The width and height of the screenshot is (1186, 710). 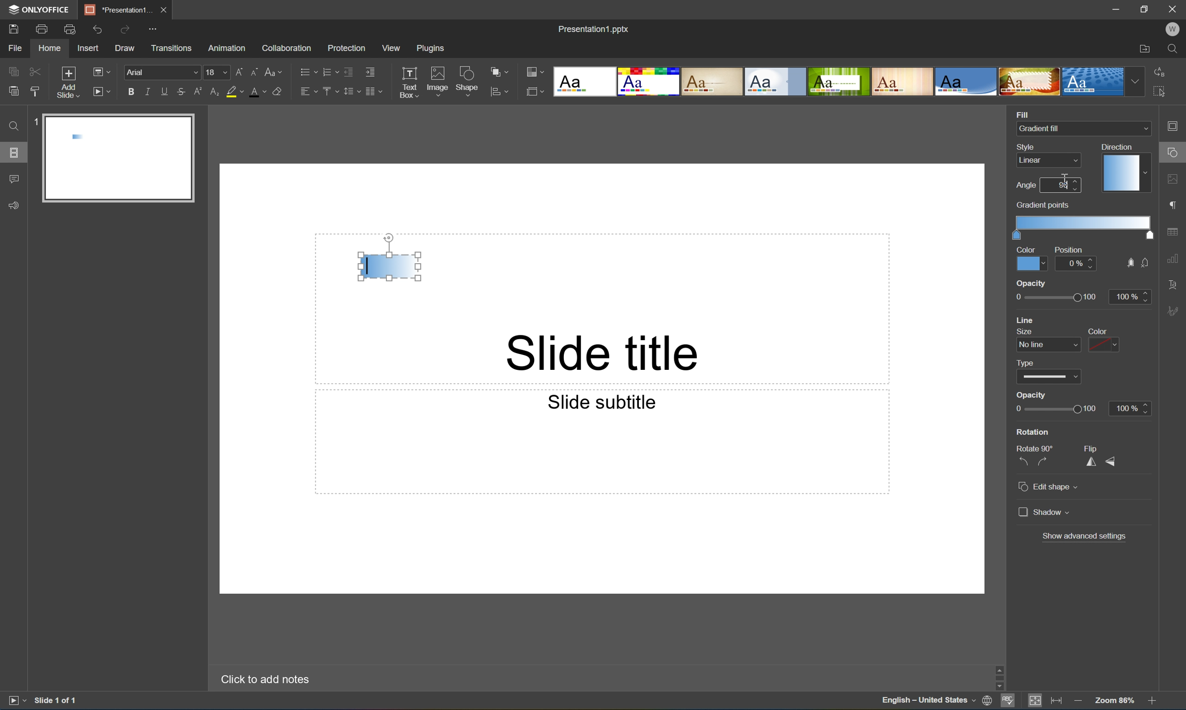 What do you see at coordinates (1050, 344) in the screenshot?
I see `line size dropdown` at bounding box center [1050, 344].